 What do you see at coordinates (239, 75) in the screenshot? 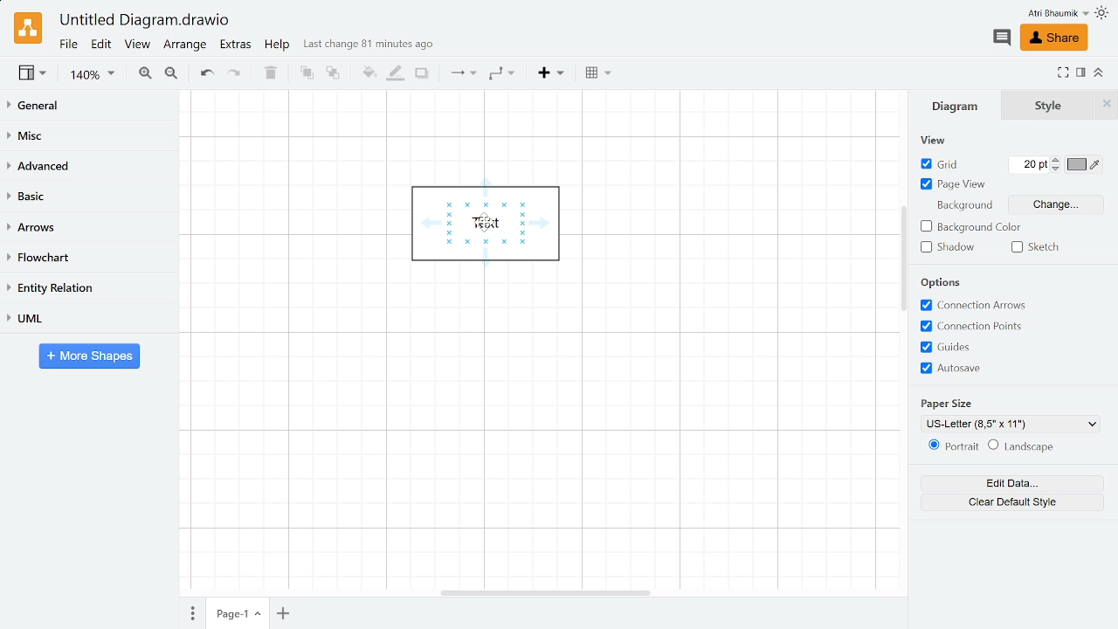
I see `Redo` at bounding box center [239, 75].